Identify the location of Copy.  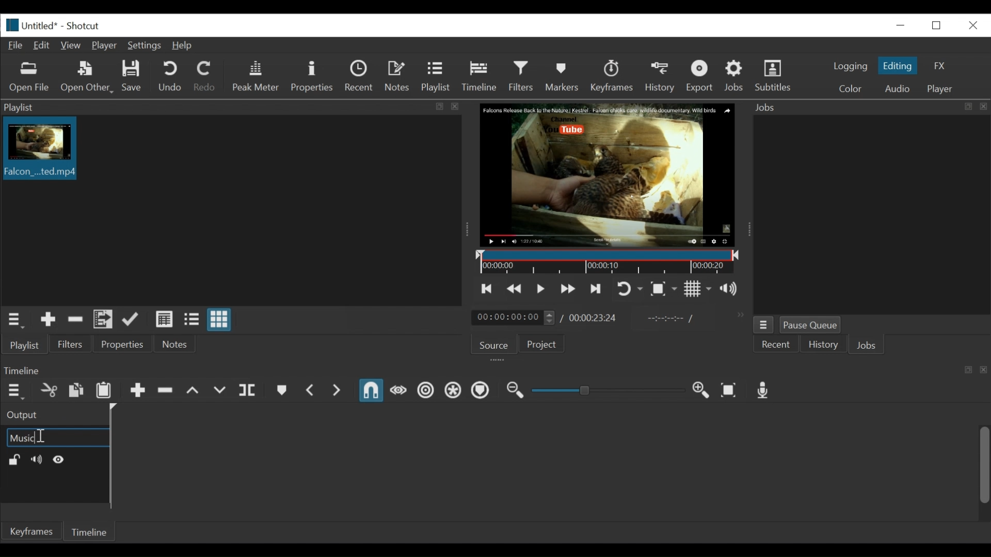
(76, 391).